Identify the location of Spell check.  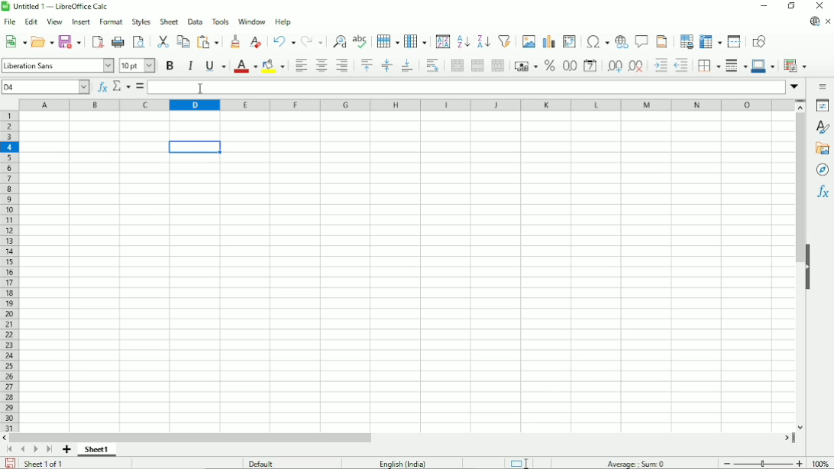
(360, 40).